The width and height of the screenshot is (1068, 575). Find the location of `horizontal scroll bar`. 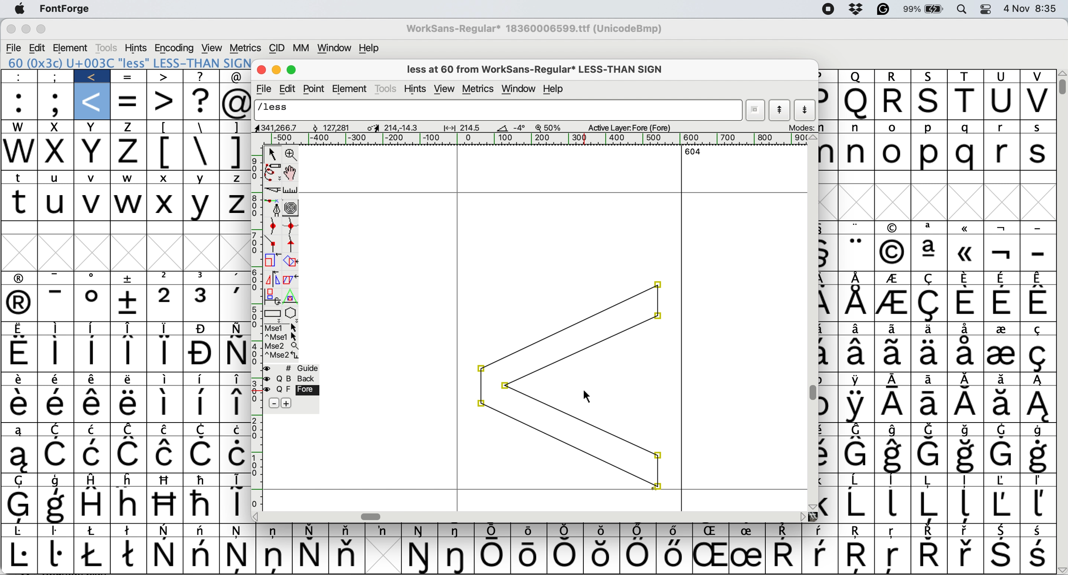

horizontal scroll bar is located at coordinates (527, 516).